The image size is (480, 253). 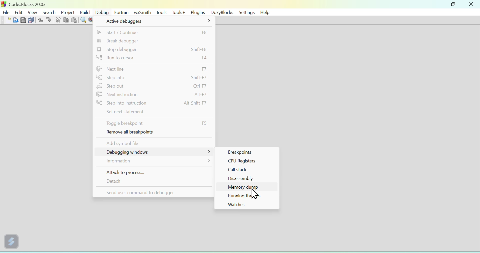 I want to click on paste, so click(x=73, y=20).